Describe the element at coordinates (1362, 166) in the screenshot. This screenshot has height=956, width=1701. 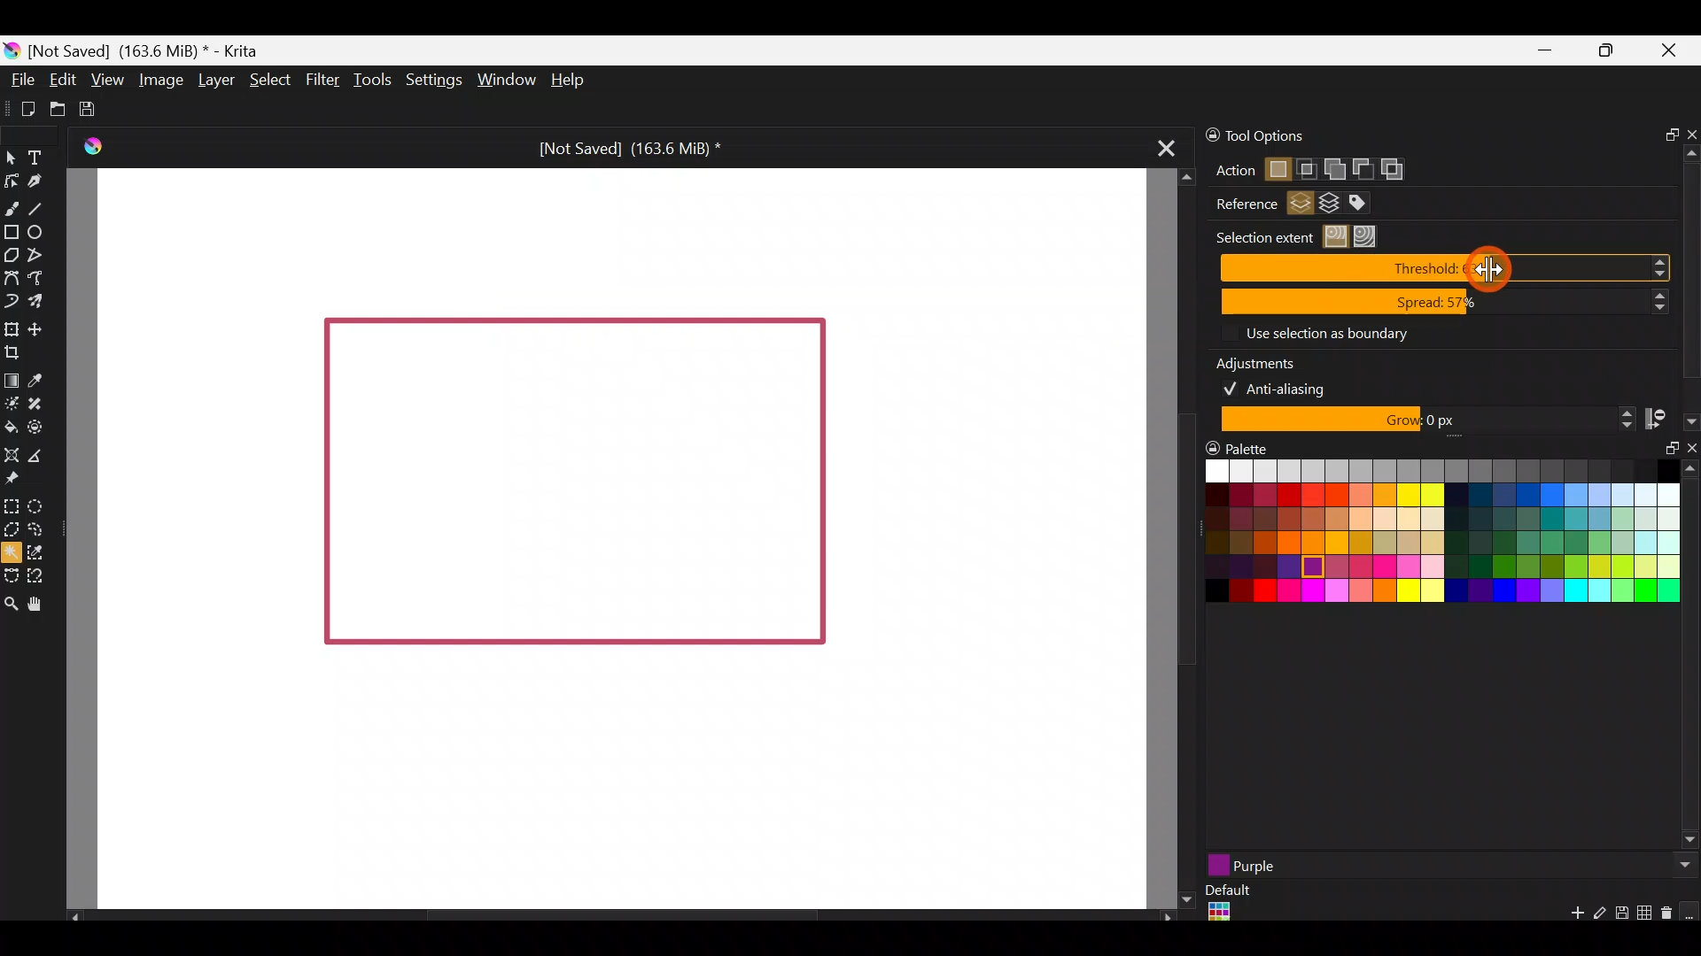
I see `Subtract` at that location.